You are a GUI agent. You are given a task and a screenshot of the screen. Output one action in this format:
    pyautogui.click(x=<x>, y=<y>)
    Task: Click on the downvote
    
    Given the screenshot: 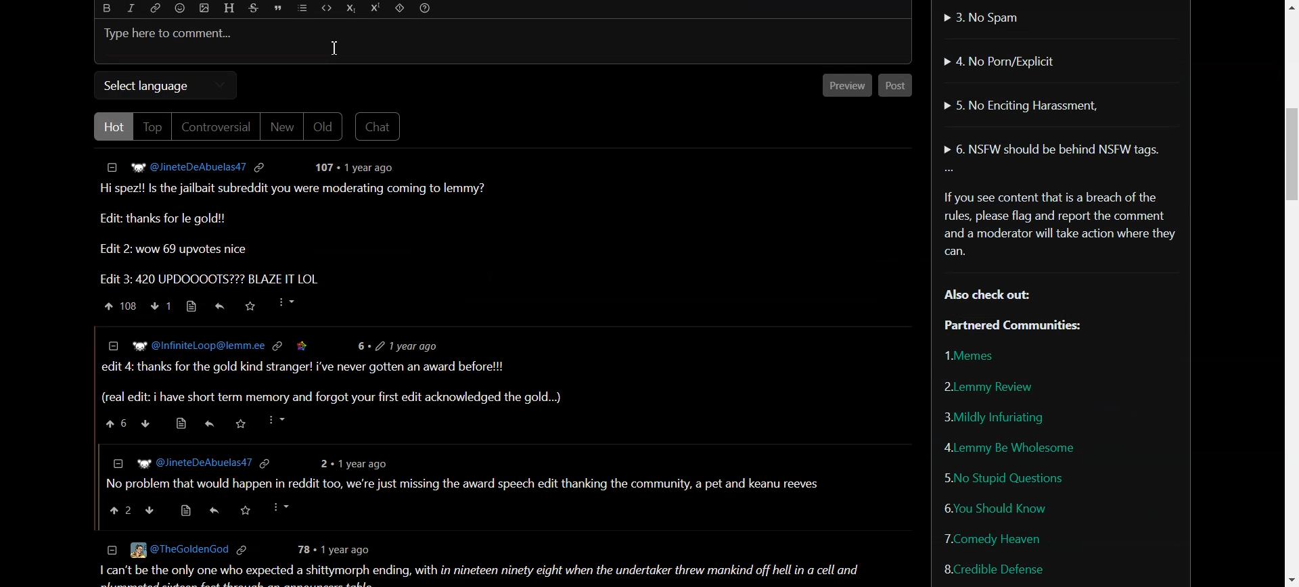 What is the action you would take?
    pyautogui.click(x=149, y=509)
    